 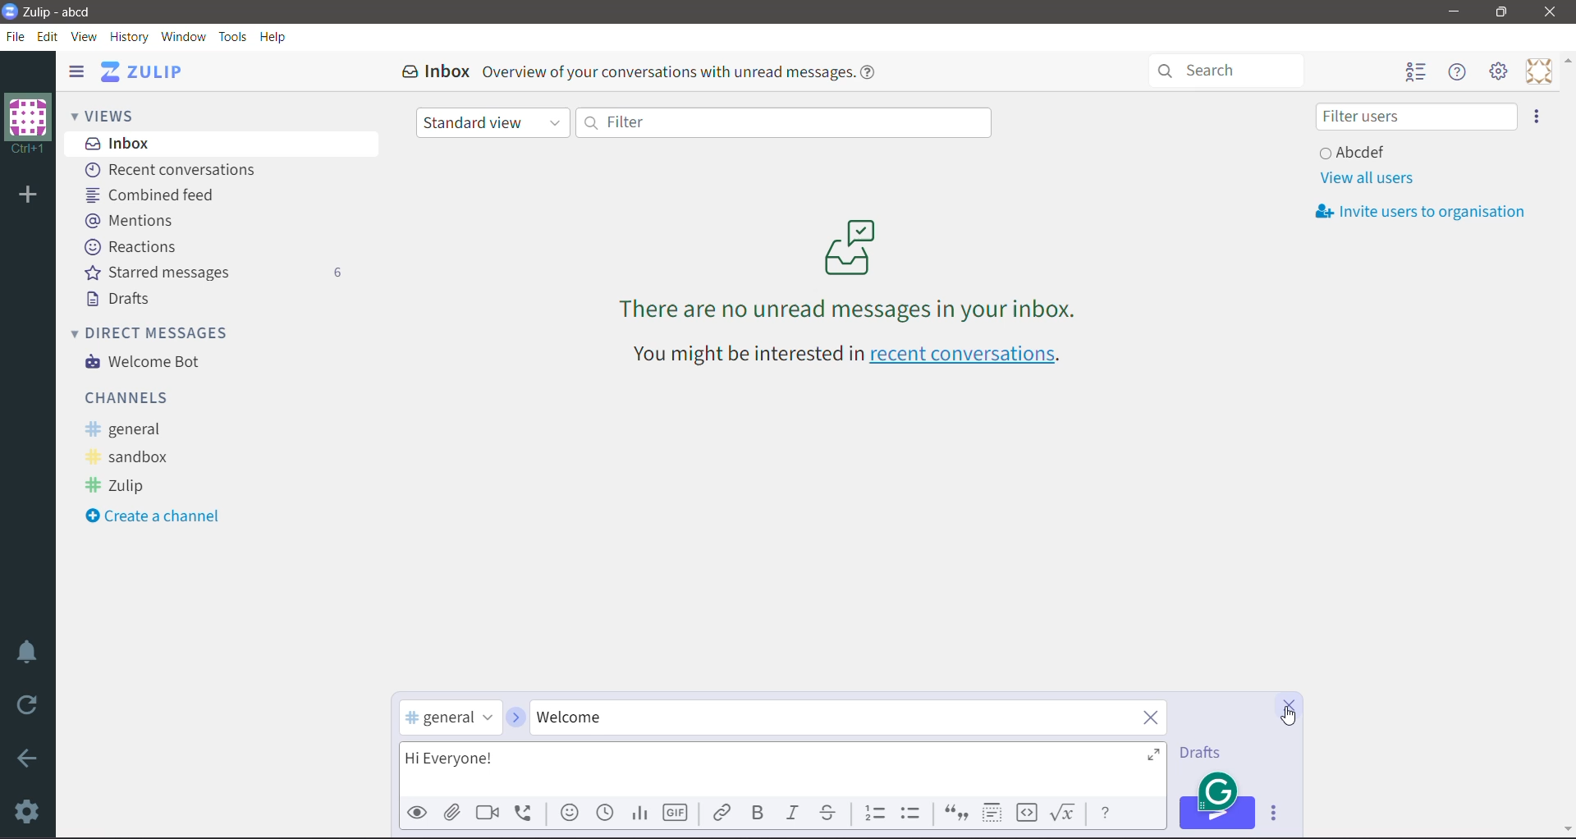 I want to click on Reactions, so click(x=134, y=247).